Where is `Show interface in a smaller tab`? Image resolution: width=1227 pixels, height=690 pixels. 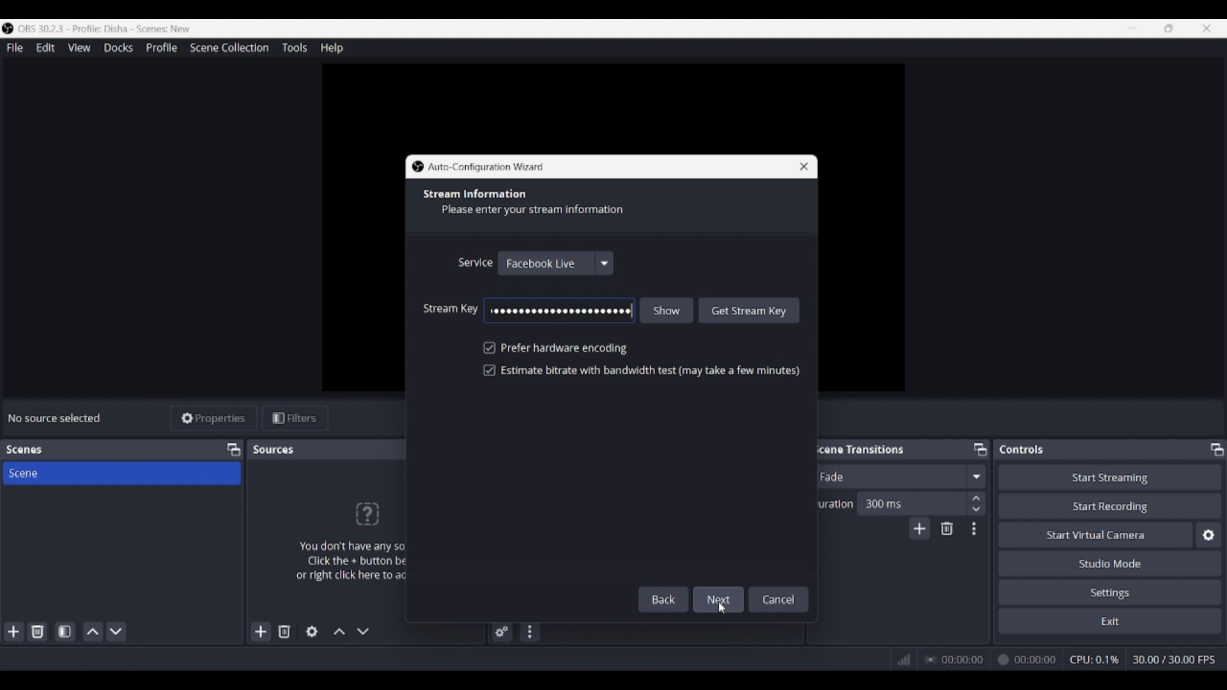
Show interface in a smaller tab is located at coordinates (1169, 28).